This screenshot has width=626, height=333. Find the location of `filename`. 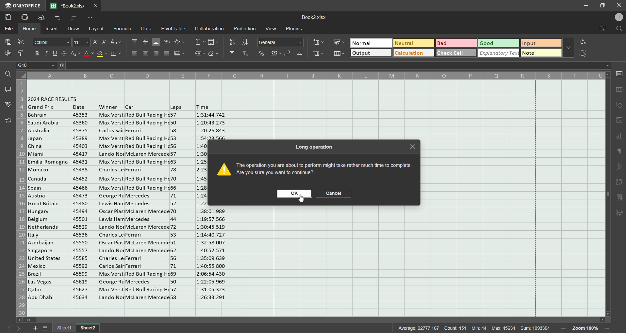

filename is located at coordinates (313, 17).